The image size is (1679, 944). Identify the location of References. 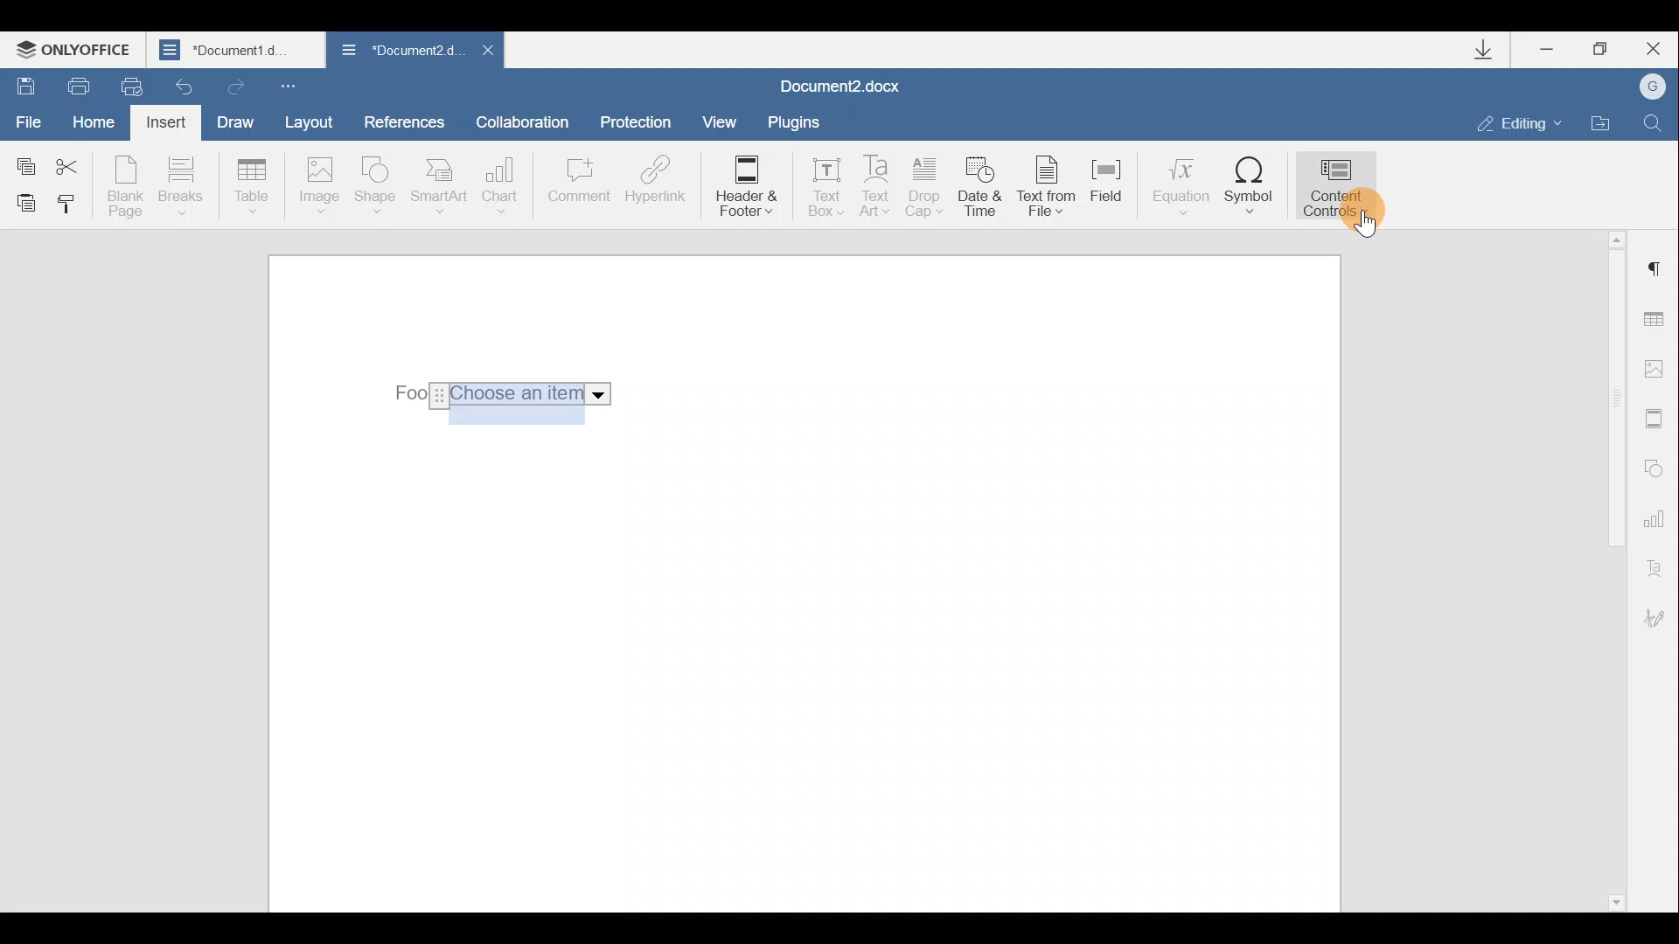
(403, 120).